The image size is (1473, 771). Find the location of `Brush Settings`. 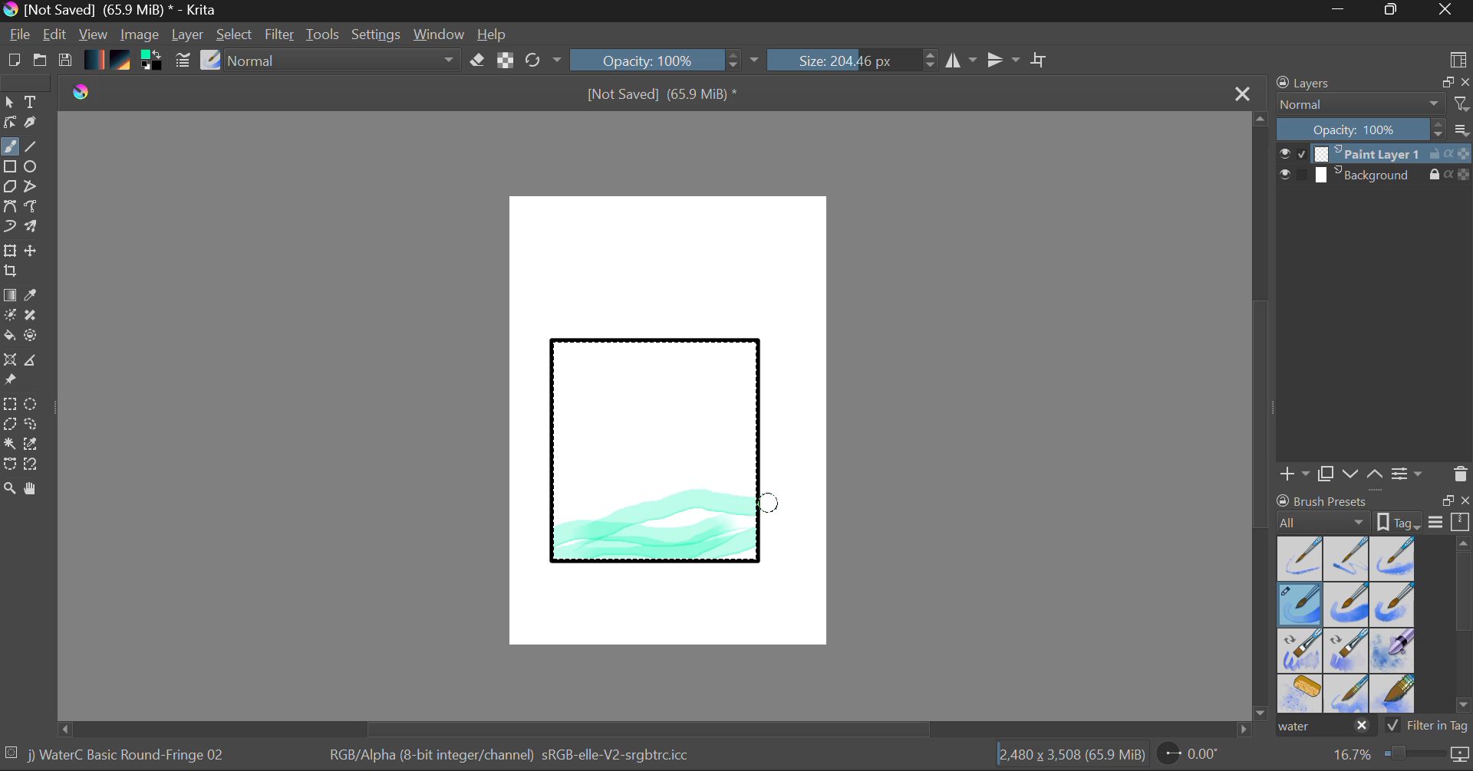

Brush Settings is located at coordinates (181, 61).